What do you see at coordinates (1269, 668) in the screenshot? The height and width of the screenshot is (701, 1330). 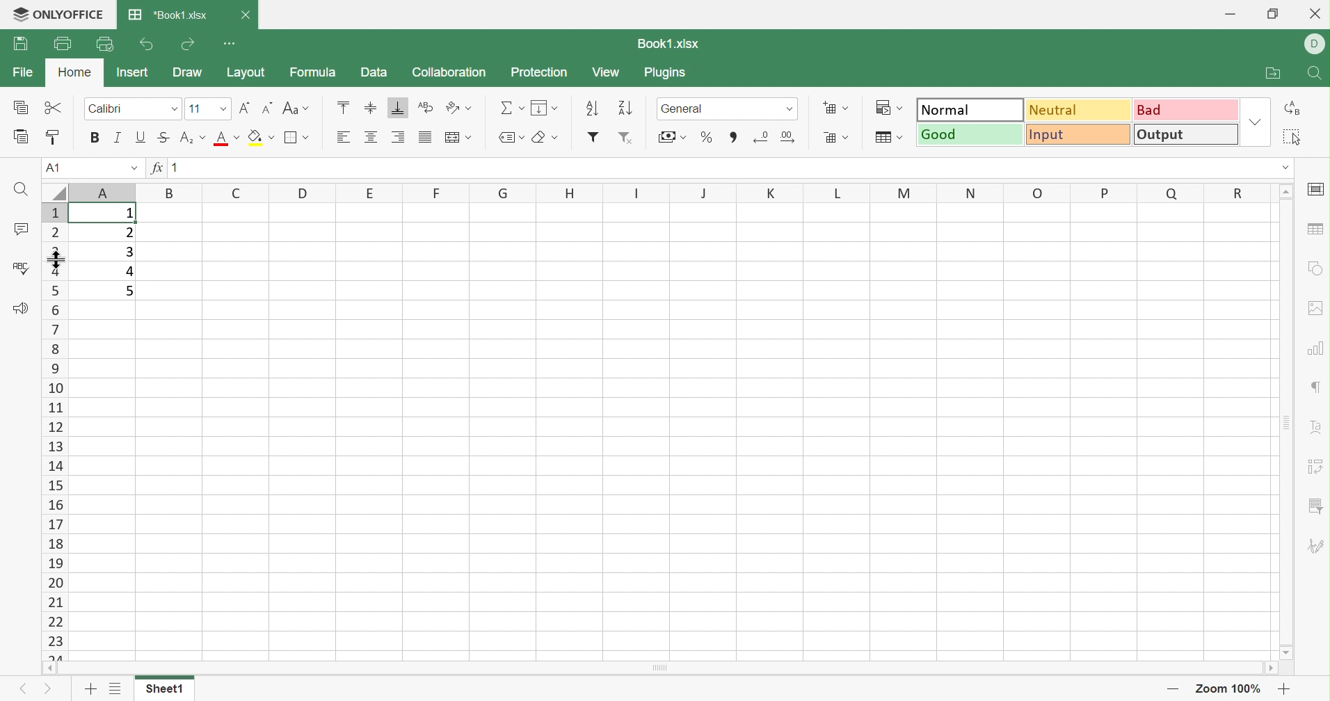 I see `Scroll Right` at bounding box center [1269, 668].